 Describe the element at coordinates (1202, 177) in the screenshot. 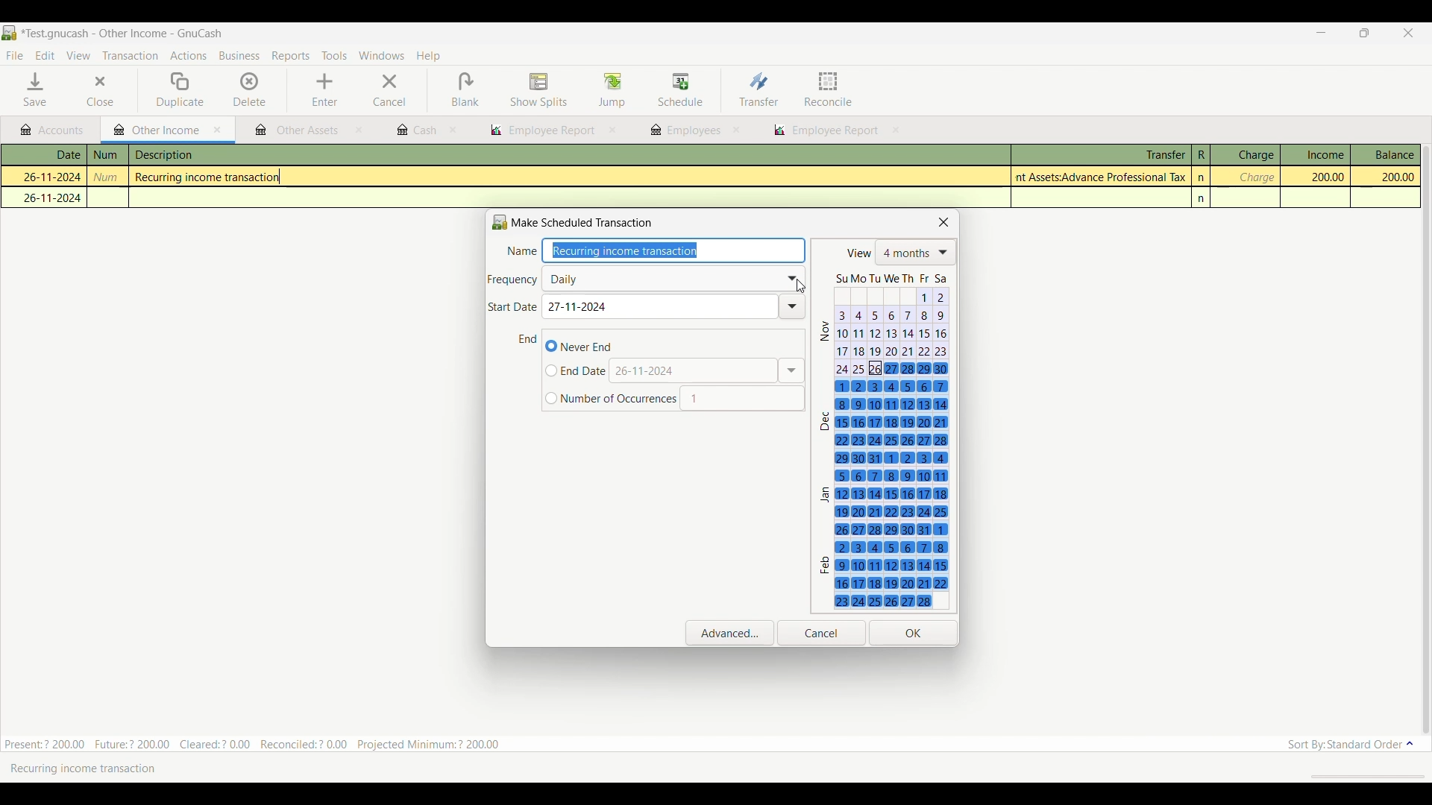

I see `n` at that location.